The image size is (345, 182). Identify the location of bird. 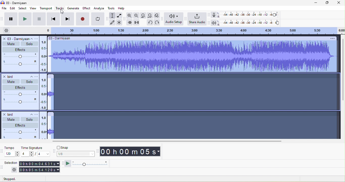
(10, 76).